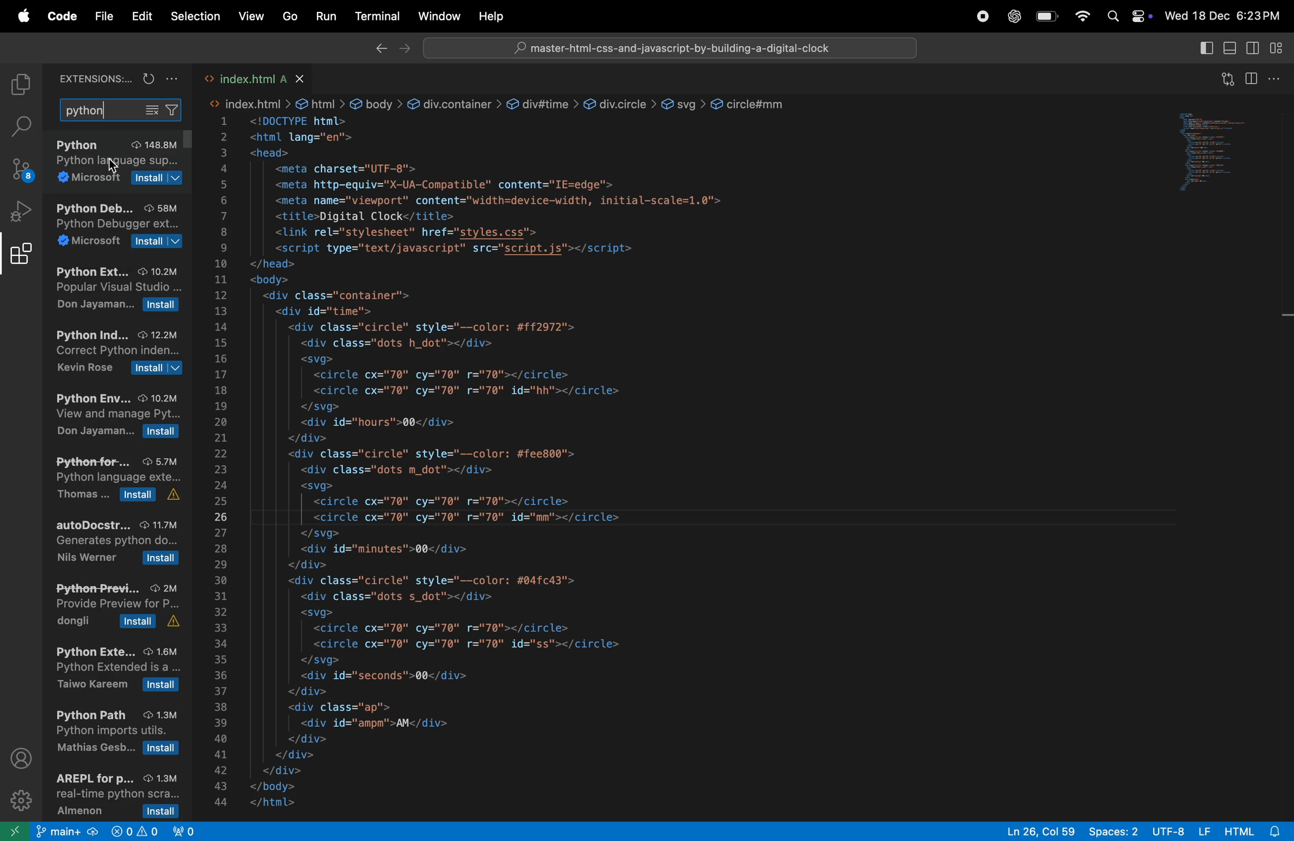 Image resolution: width=1294 pixels, height=841 pixels. I want to click on python format, so click(121, 481).